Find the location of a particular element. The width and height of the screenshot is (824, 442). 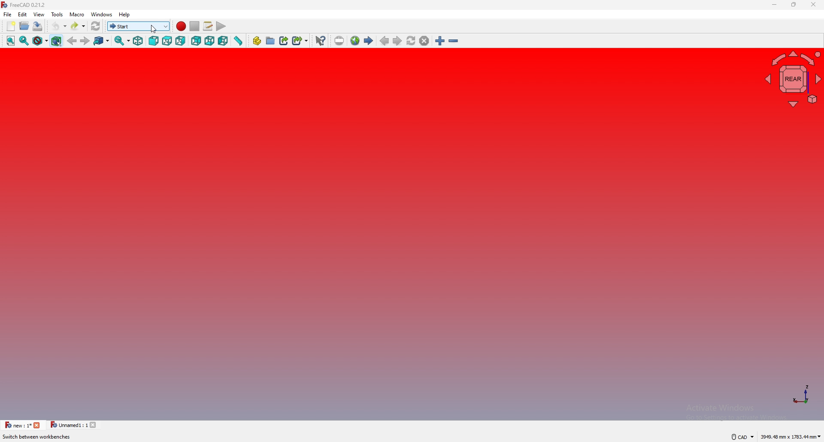

go to linked object is located at coordinates (102, 40).